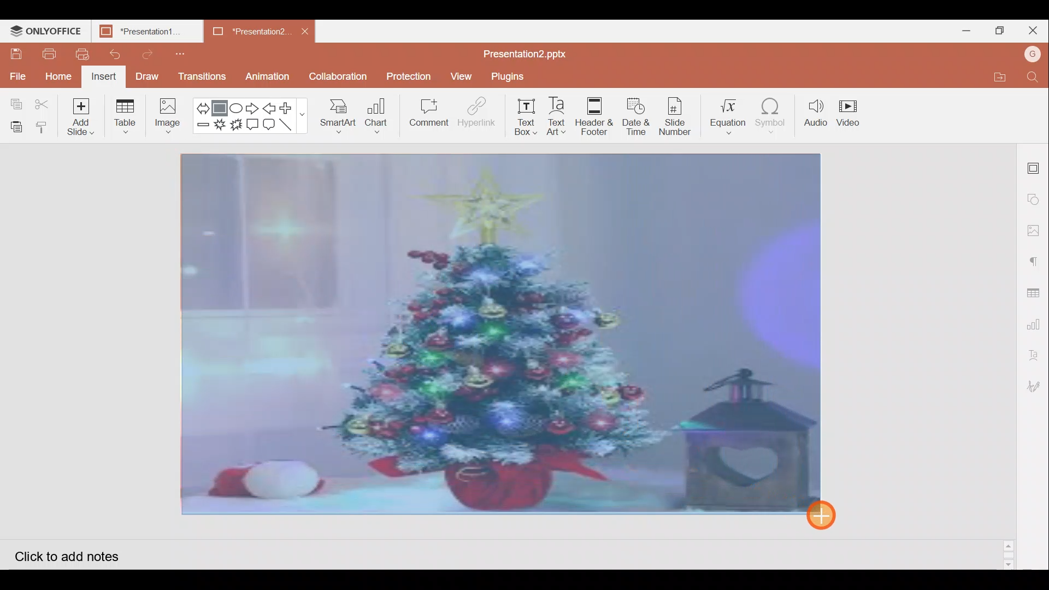 The image size is (1049, 590). Describe the element at coordinates (636, 116) in the screenshot. I see `Date & time` at that location.